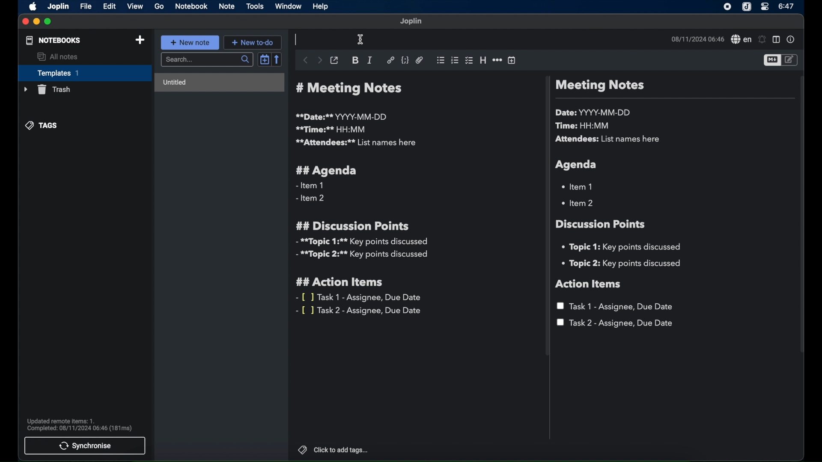 The height and width of the screenshot is (462, 822). What do you see at coordinates (746, 7) in the screenshot?
I see `Joplin` at bounding box center [746, 7].